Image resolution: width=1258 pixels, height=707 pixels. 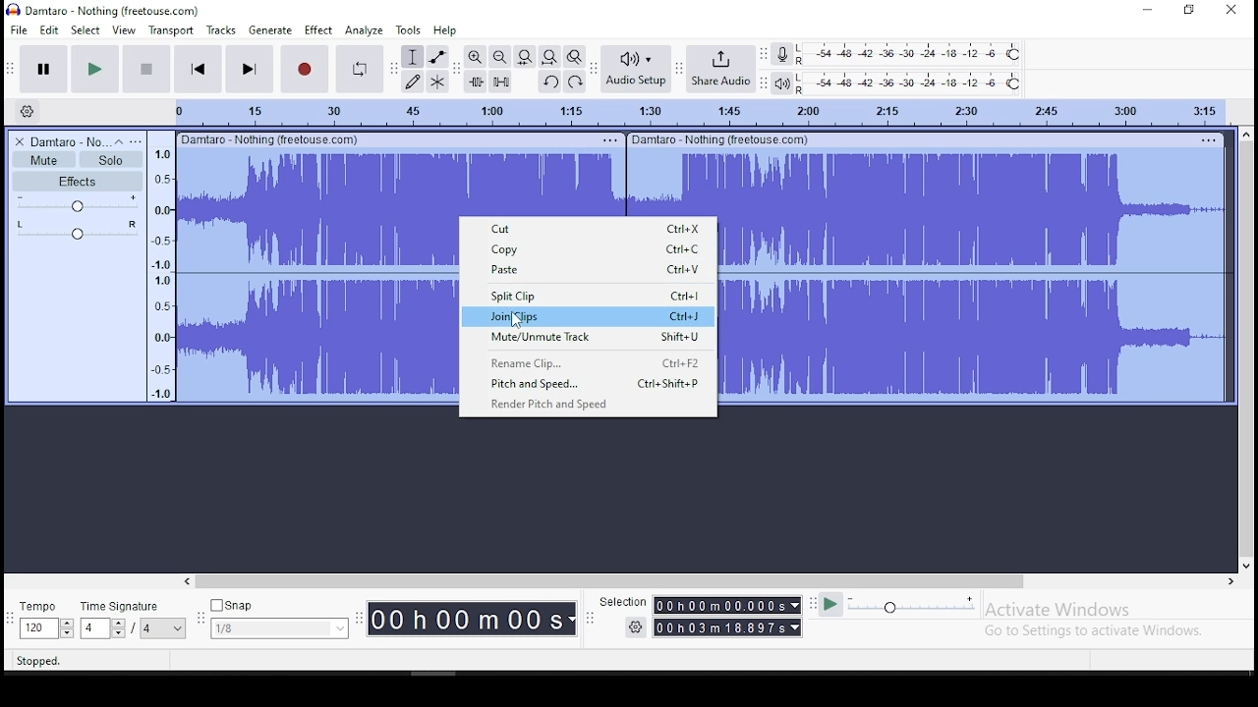 I want to click on toggle buttons, so click(x=104, y=628).